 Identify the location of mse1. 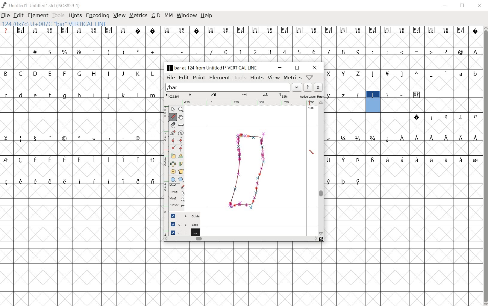
(176, 193).